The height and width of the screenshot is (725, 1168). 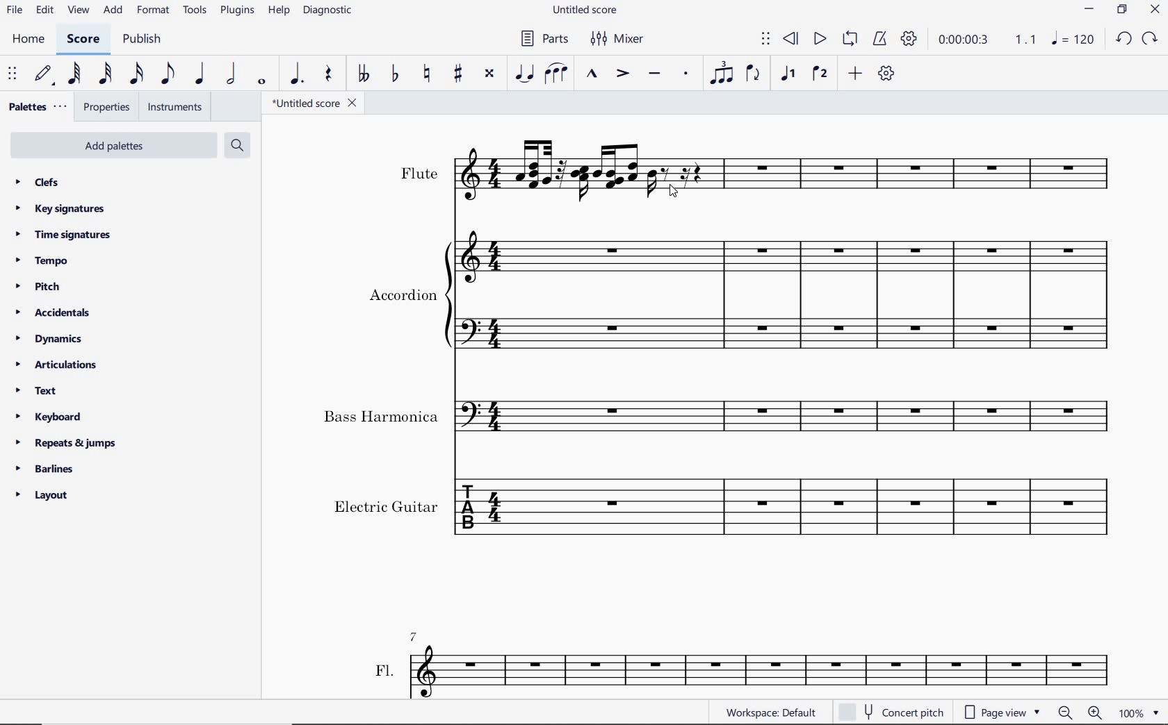 I want to click on clefs, so click(x=35, y=181).